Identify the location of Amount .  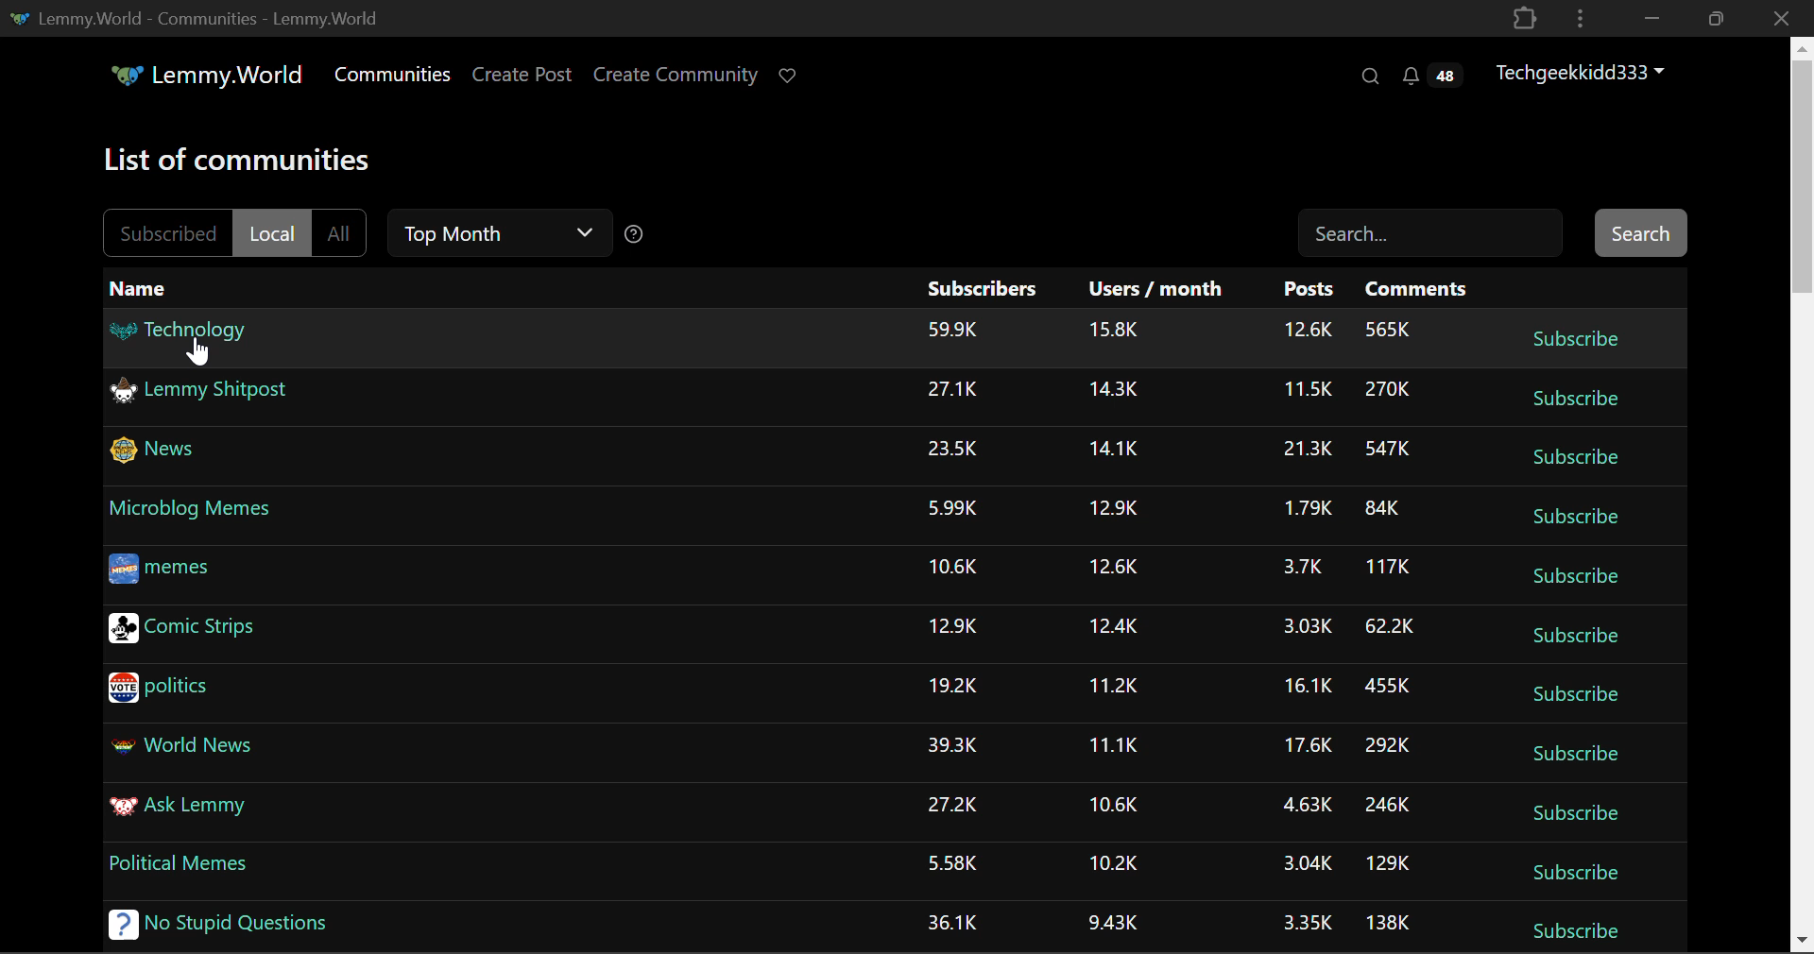
(1302, 510).